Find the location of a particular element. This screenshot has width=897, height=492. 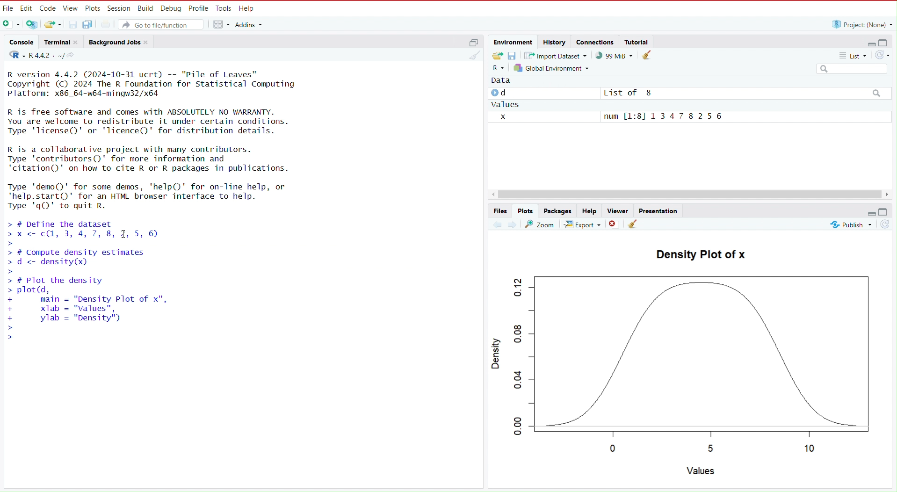

Type 'demo()' for some demos, 'help()' for on-line help, or
'help.start()' for an HTML browser interface to help.
Type 'q()' to quit R. is located at coordinates (155, 195).